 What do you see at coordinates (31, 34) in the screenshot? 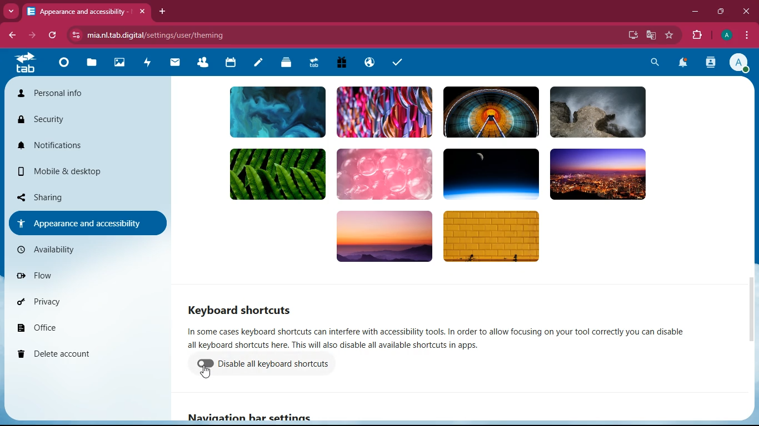
I see `forward` at bounding box center [31, 34].